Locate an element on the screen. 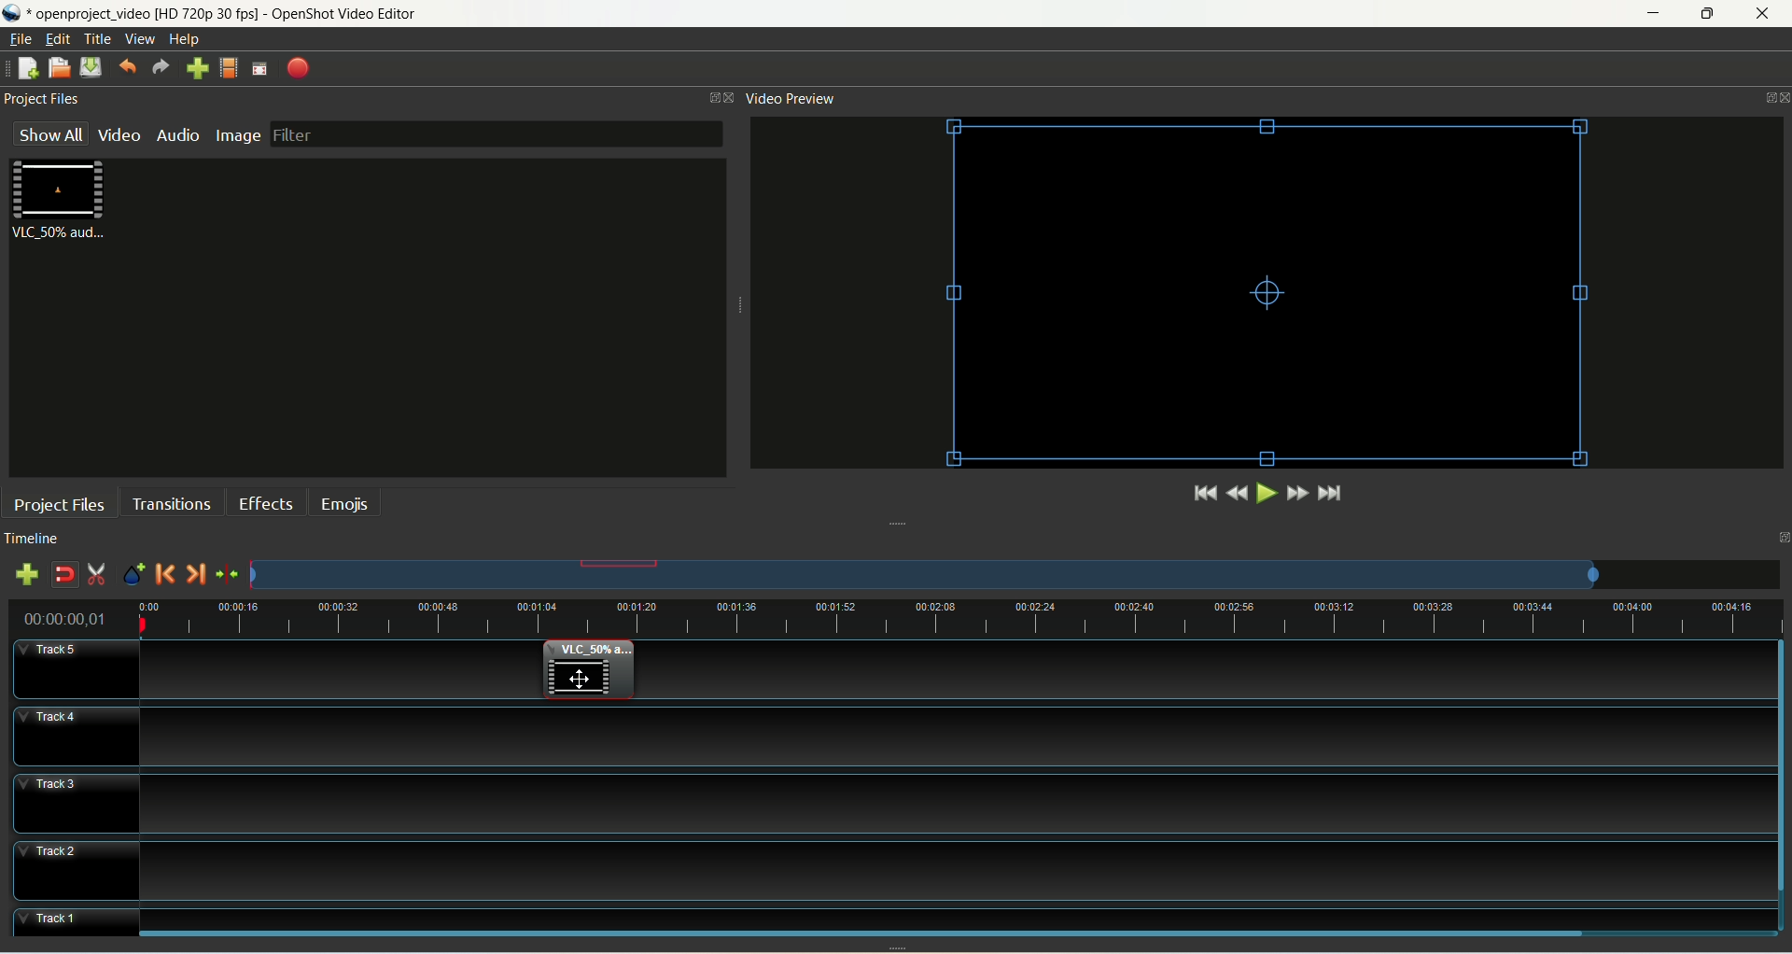 This screenshot has height=954, width=1792. close is located at coordinates (1762, 14).